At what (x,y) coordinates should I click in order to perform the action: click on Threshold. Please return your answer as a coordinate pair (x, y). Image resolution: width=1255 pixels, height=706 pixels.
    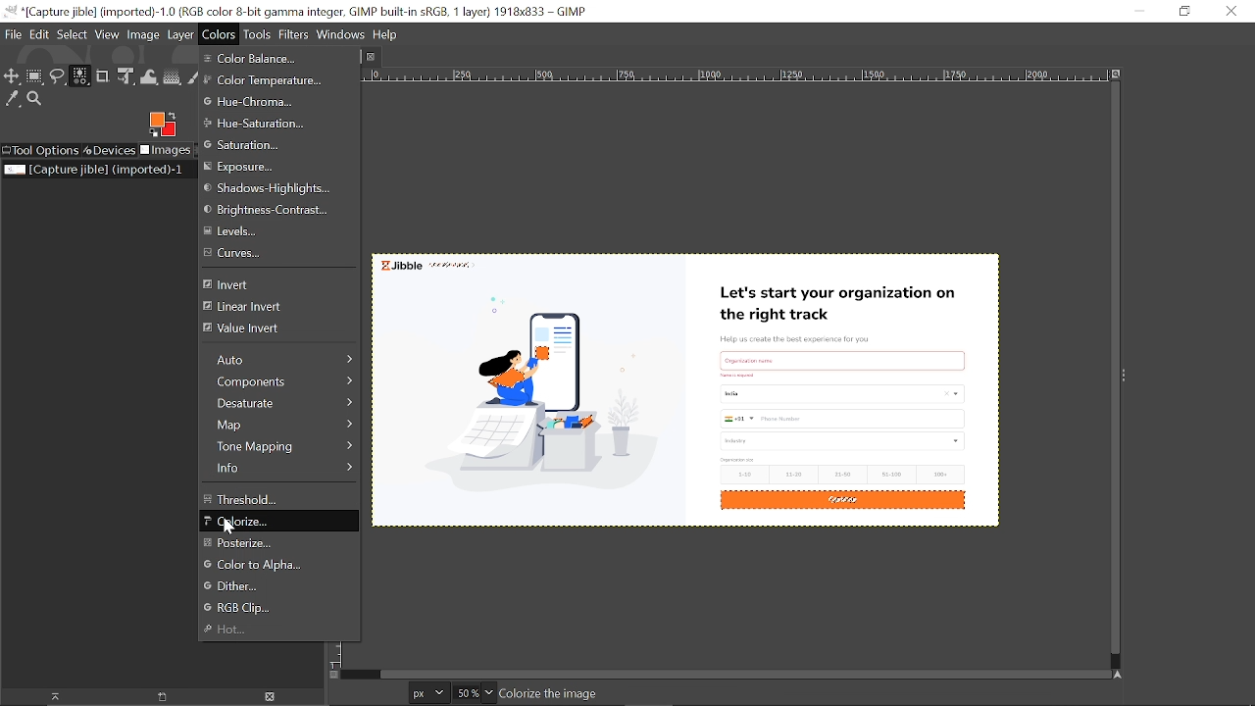
    Looking at the image, I should click on (280, 497).